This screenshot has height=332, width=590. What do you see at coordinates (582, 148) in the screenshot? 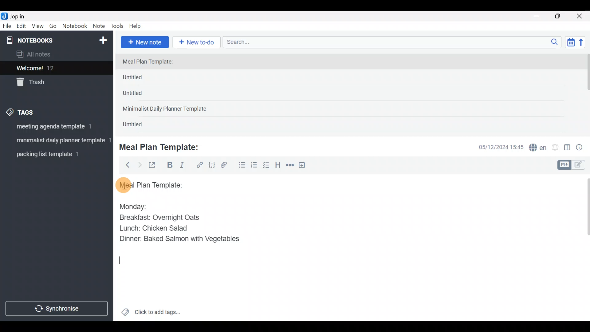
I see `Note properties` at bounding box center [582, 148].